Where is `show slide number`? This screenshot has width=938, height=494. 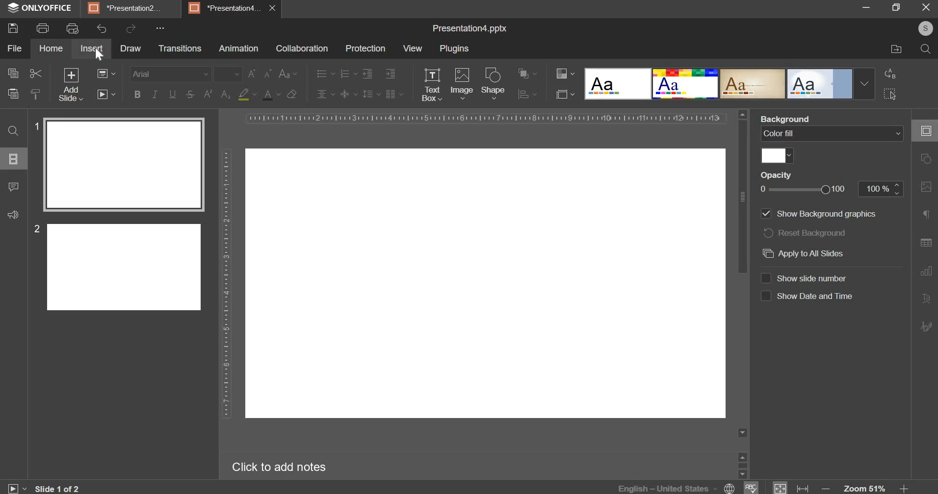
show slide number is located at coordinates (766, 279).